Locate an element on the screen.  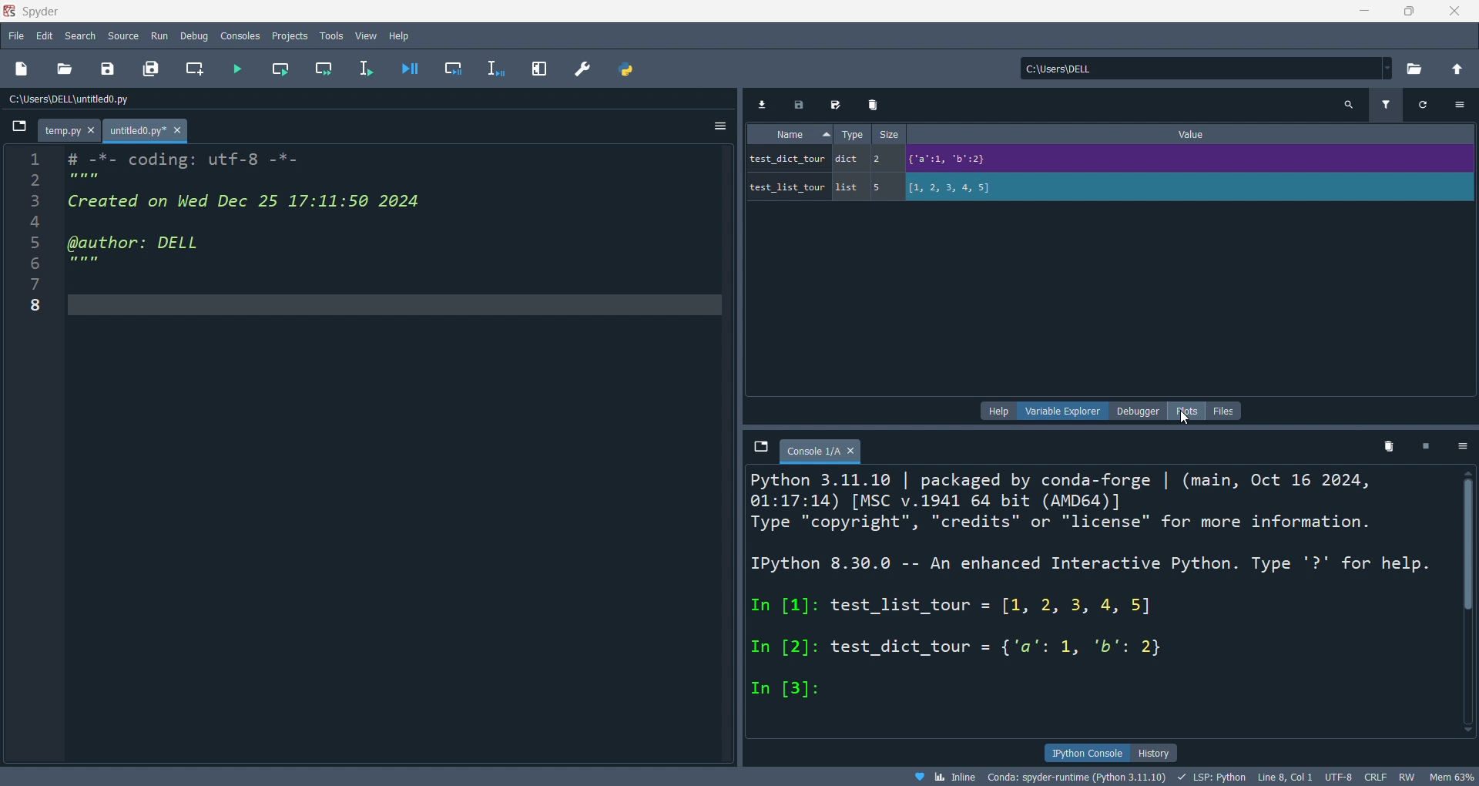
run is located at coordinates (156, 34).